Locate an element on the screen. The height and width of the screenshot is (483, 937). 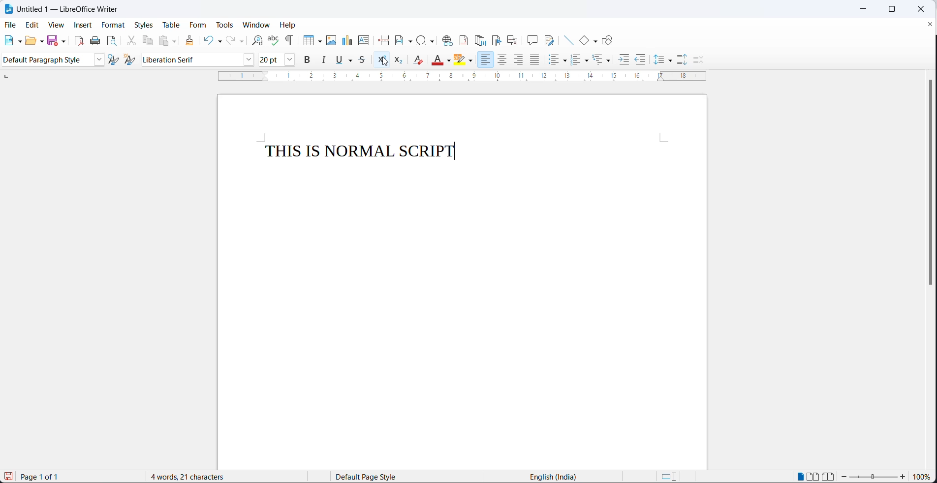
decrease paragraph space is located at coordinates (697, 60).